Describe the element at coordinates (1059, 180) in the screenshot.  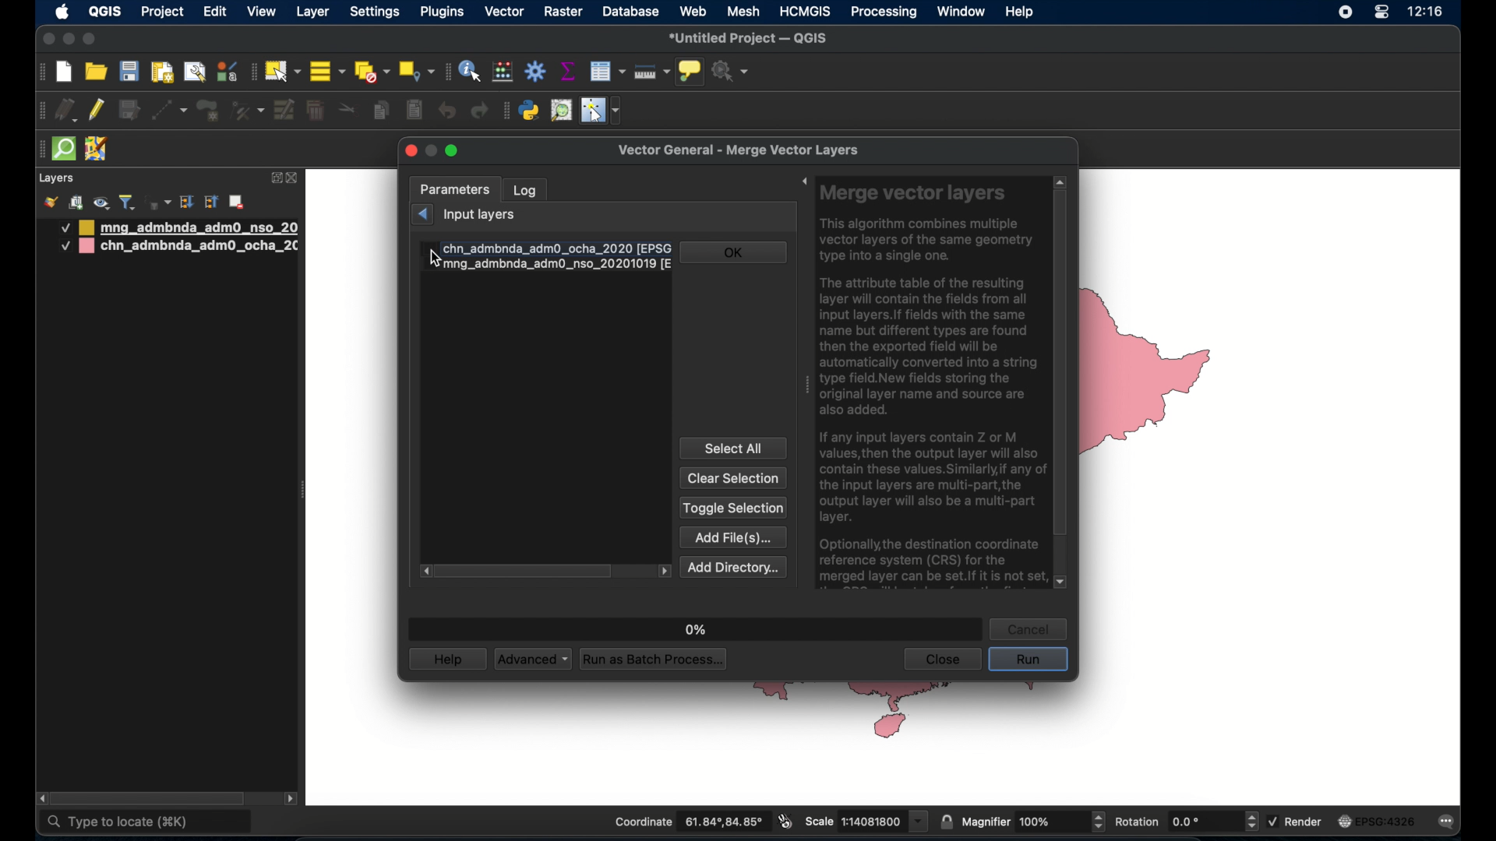
I see `scroll up` at that location.